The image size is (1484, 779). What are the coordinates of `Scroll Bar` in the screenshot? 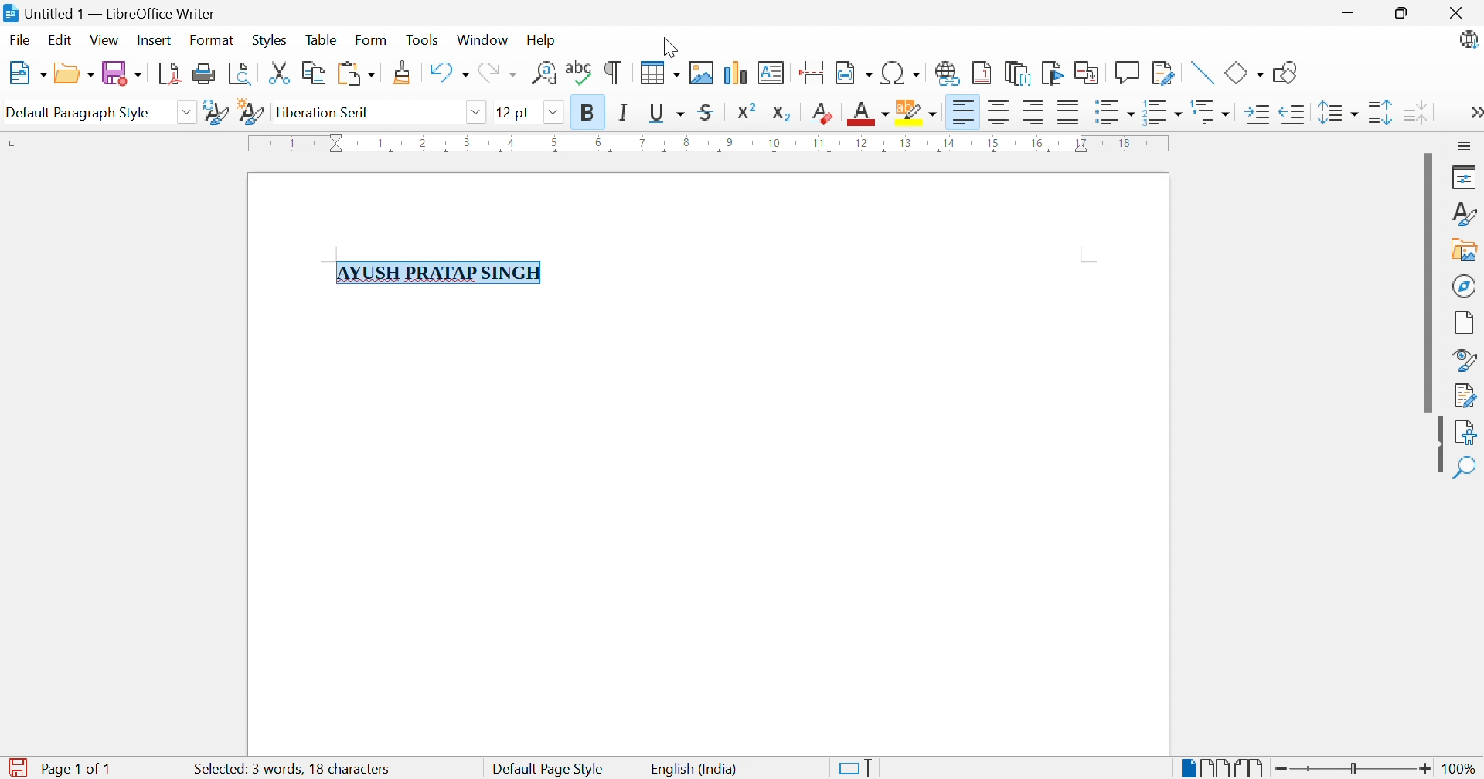 It's located at (1425, 283).